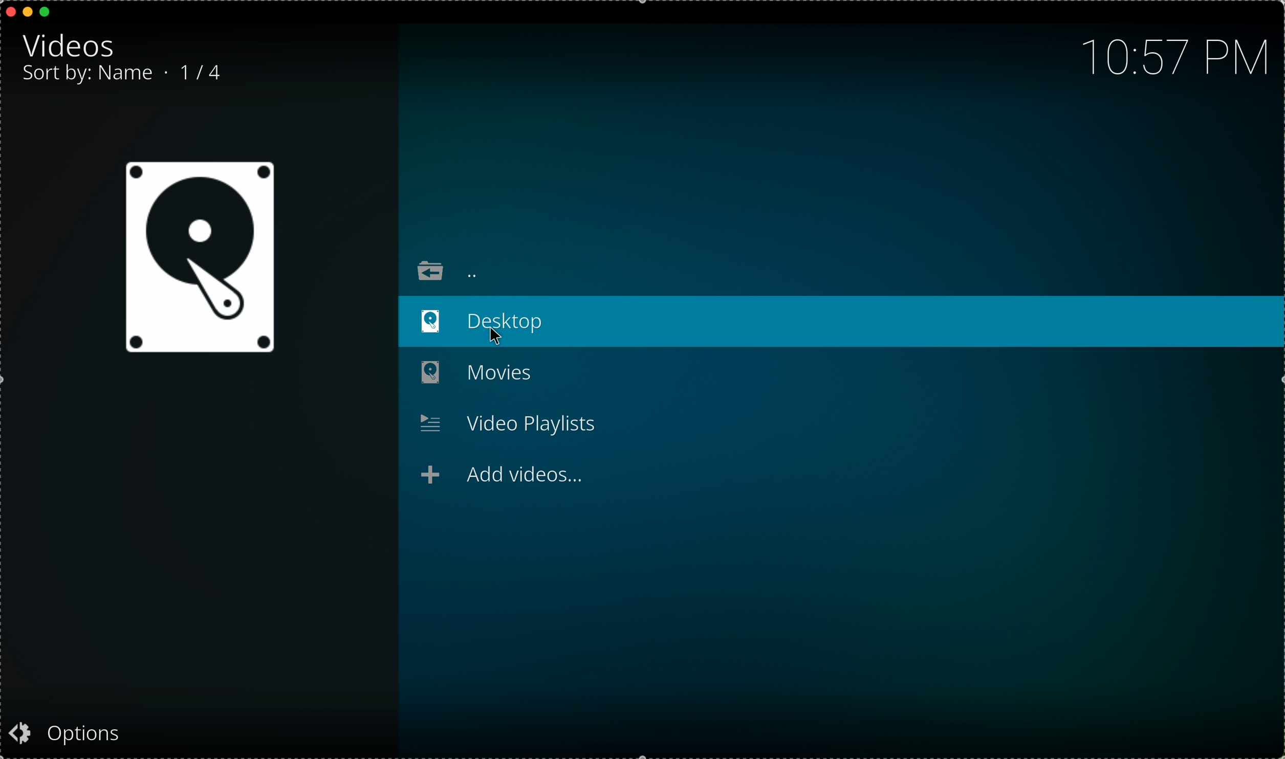 This screenshot has height=759, width=1285. What do you see at coordinates (84, 731) in the screenshot?
I see `Options` at bounding box center [84, 731].